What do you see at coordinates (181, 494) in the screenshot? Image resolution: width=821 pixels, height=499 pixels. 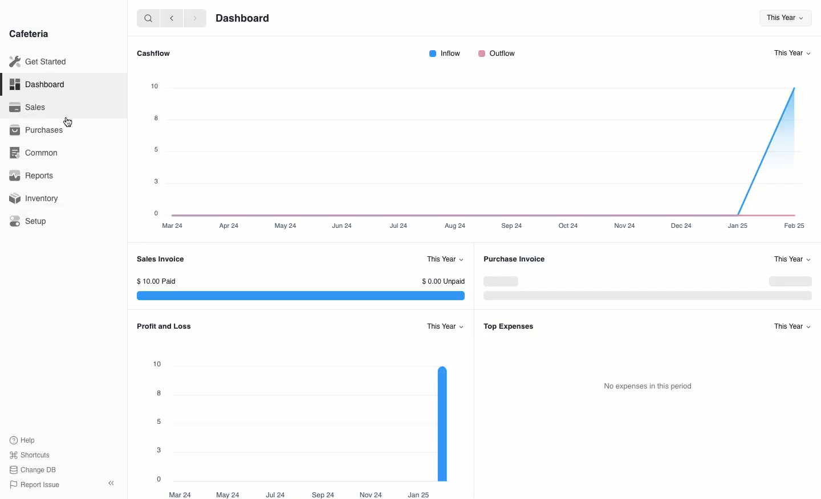 I see `Mar 24` at bounding box center [181, 494].